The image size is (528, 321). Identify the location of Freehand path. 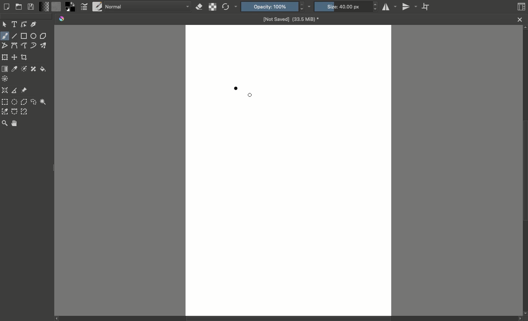
(25, 45).